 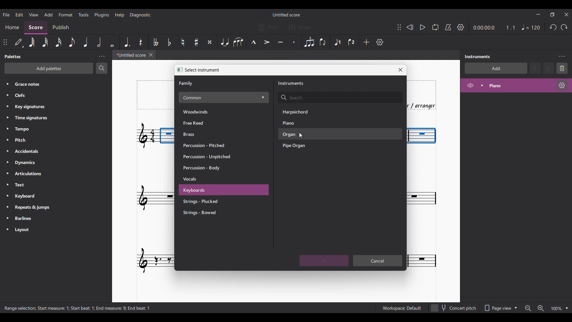 I want to click on Expand instrument, so click(x=482, y=86).